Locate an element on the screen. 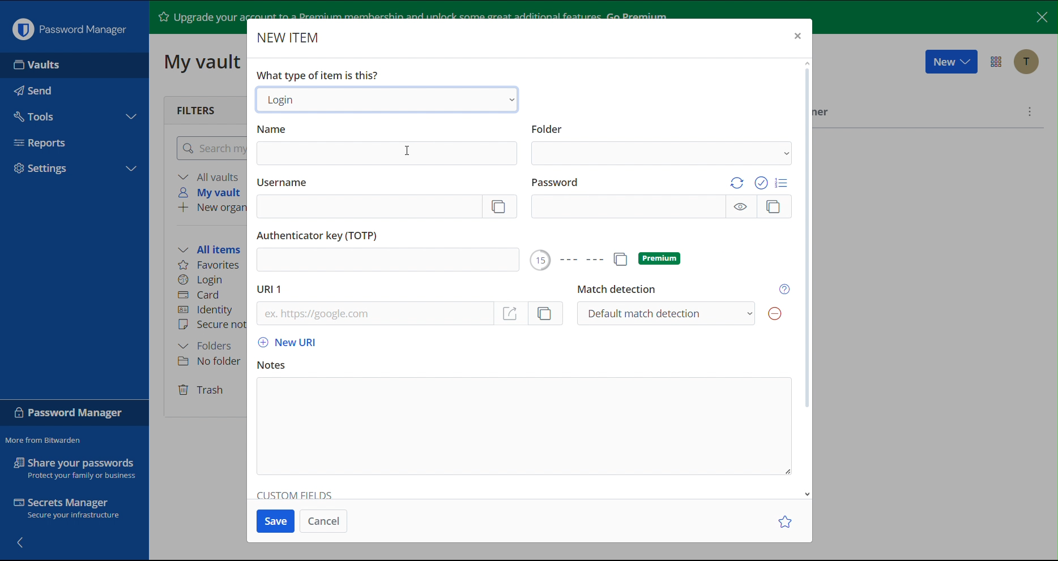 The image size is (1058, 561). No folder is located at coordinates (208, 363).